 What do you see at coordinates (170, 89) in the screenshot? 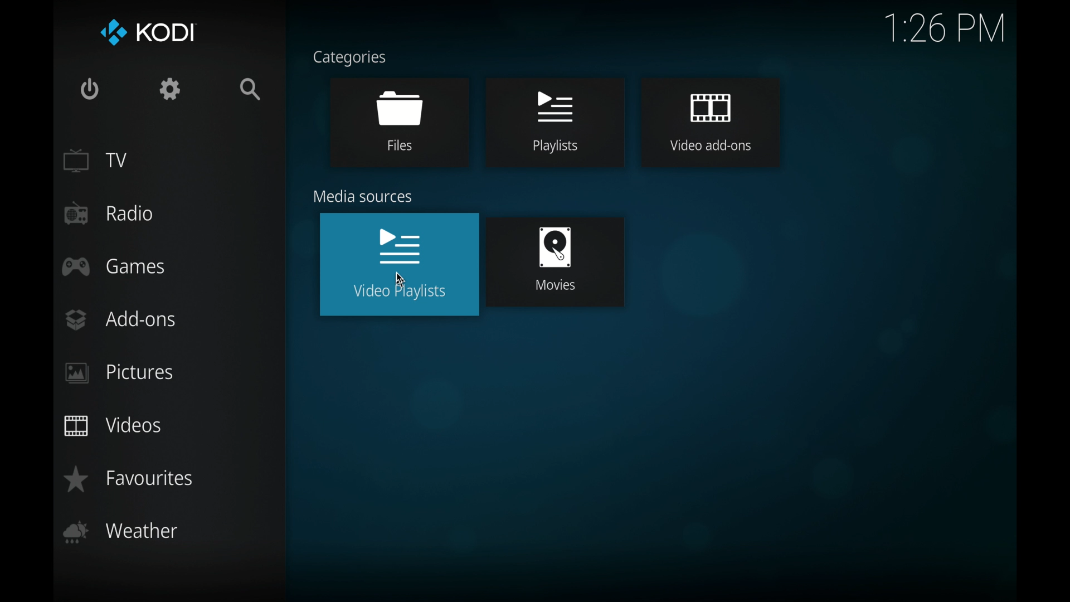
I see `settings` at bounding box center [170, 89].